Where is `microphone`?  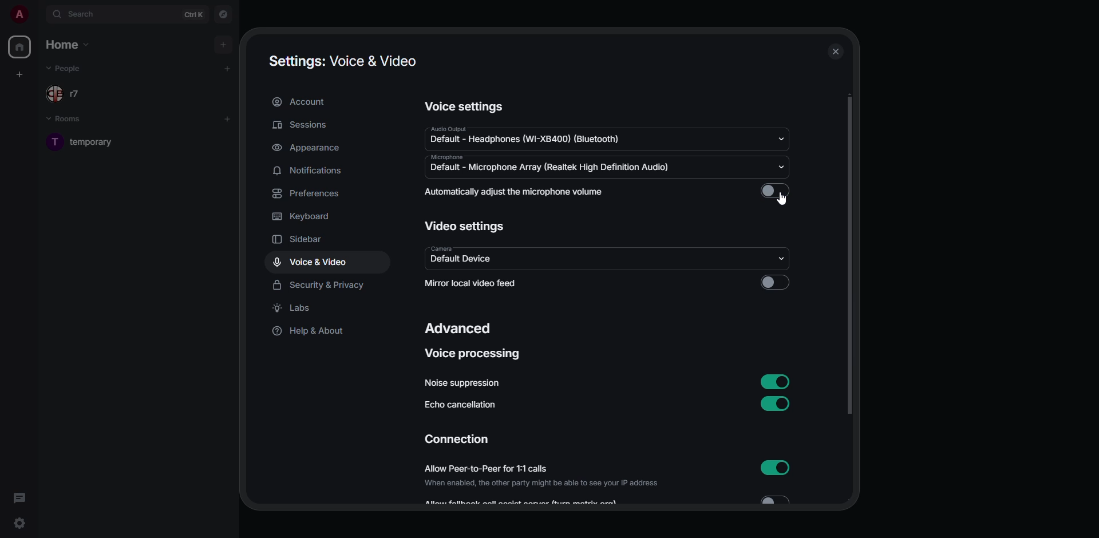
microphone is located at coordinates (453, 157).